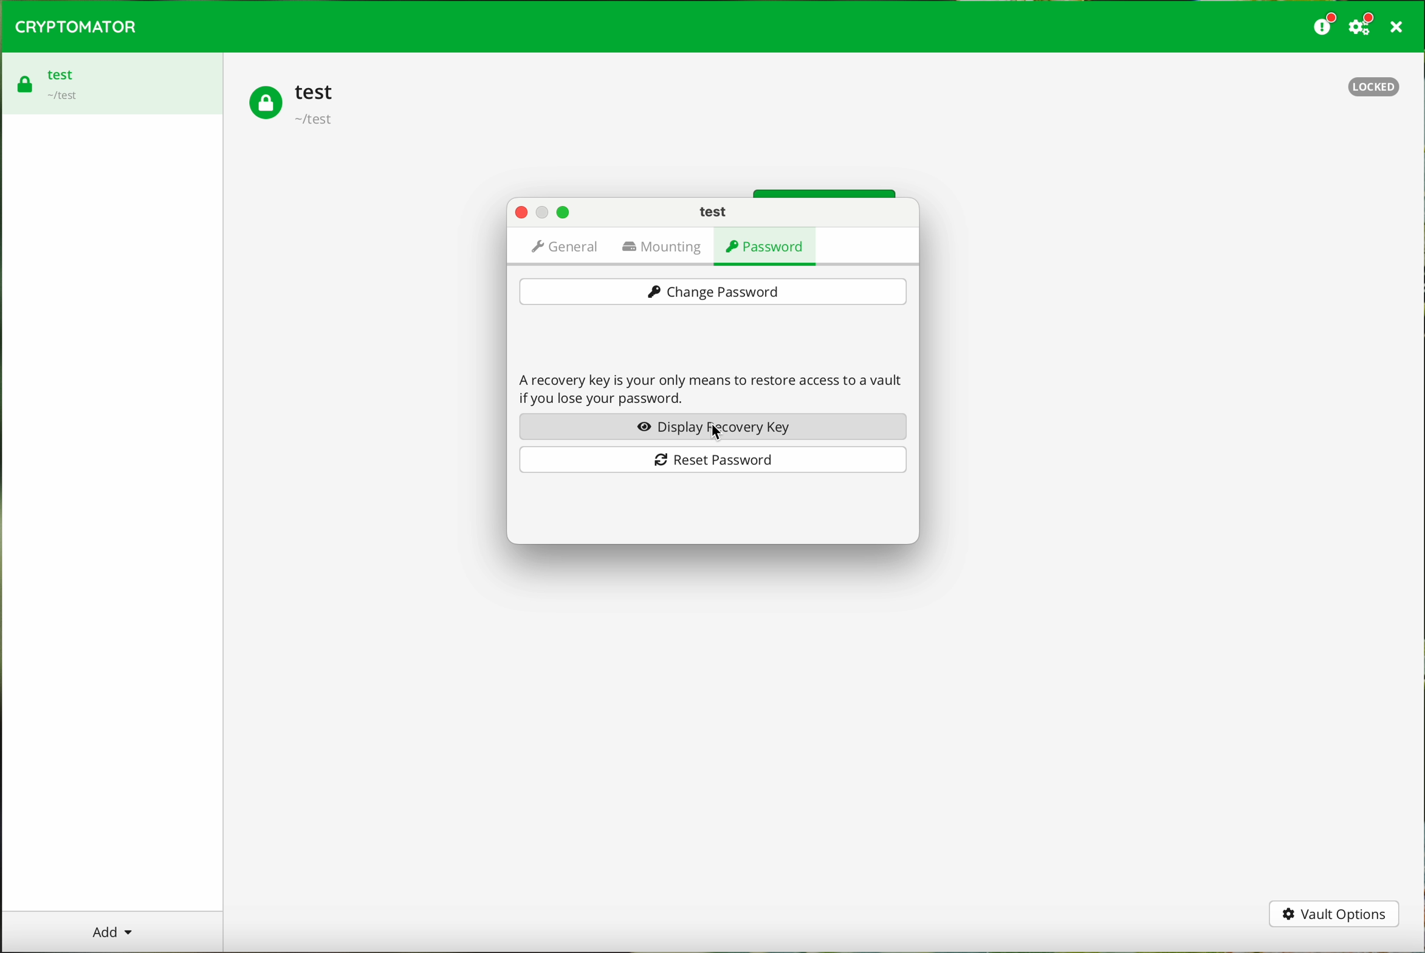 Image resolution: width=1425 pixels, height=953 pixels. What do you see at coordinates (664, 248) in the screenshot?
I see `mounting` at bounding box center [664, 248].